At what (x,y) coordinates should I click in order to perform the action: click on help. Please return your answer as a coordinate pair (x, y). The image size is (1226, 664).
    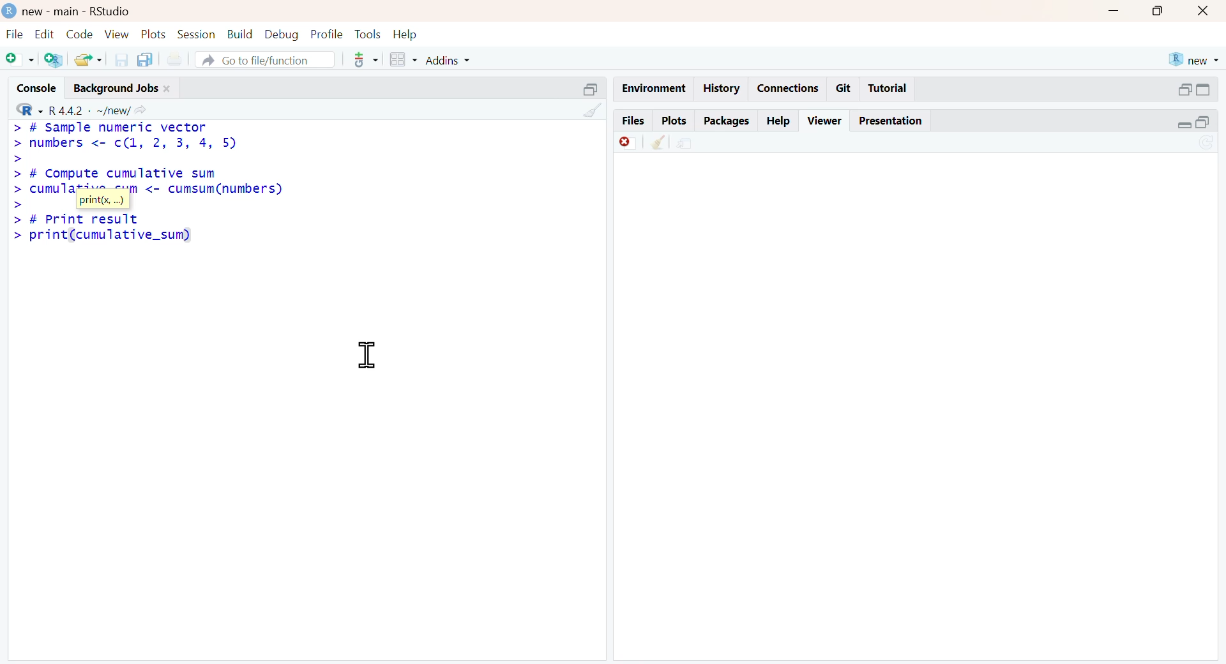
    Looking at the image, I should click on (405, 34).